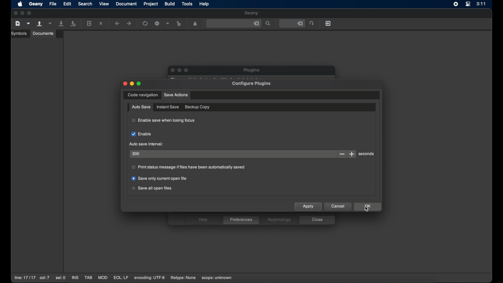 This screenshot has height=283, width=503. I want to click on run or view the current file file, so click(180, 24).